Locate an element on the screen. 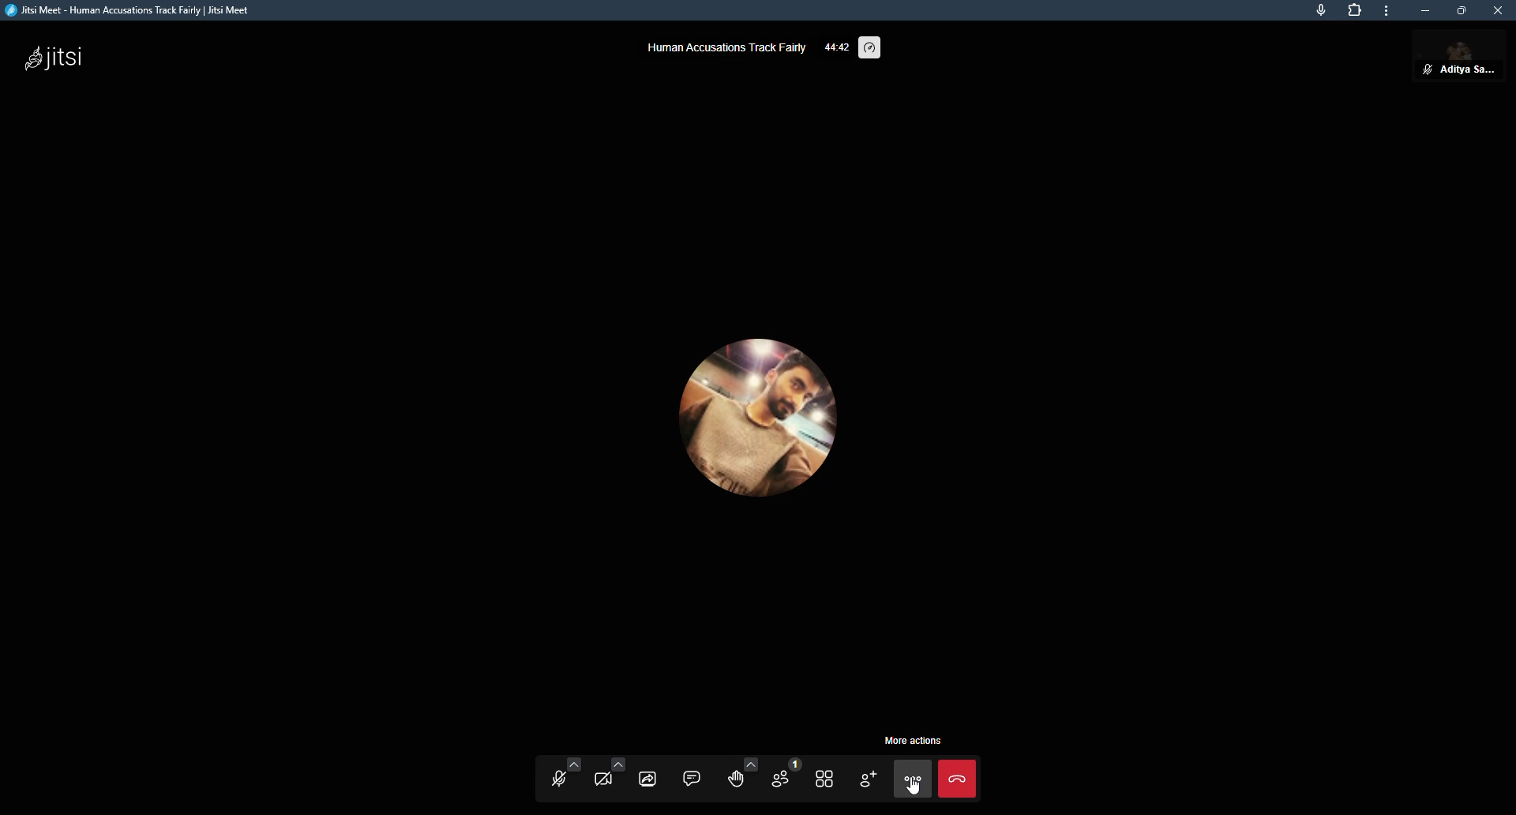 This screenshot has height=815, width=1516. unmute is located at coordinates (1423, 69).